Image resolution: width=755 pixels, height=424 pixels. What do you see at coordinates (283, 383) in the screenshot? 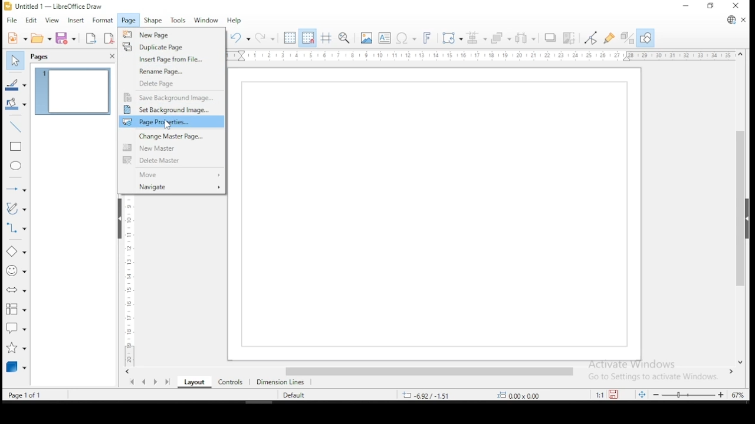
I see `dimension lines` at bounding box center [283, 383].